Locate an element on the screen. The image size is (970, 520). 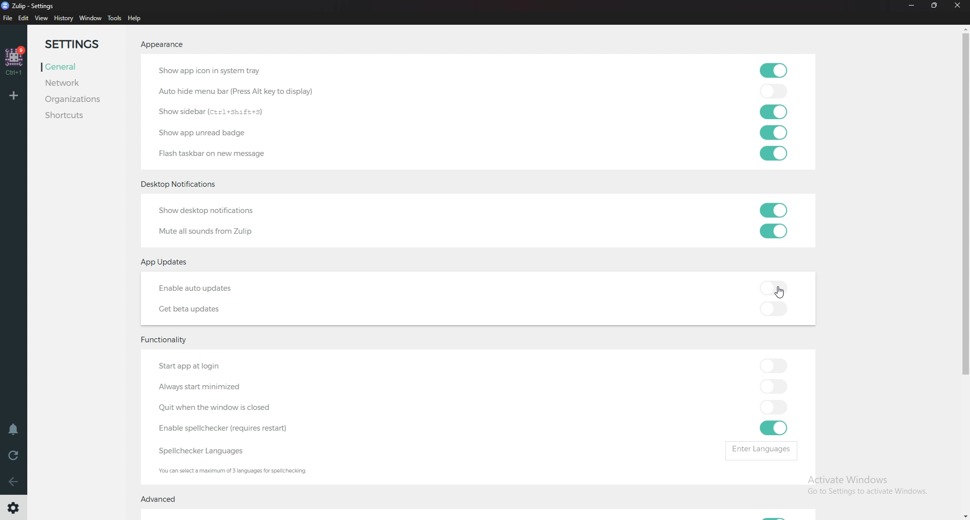
flashtaskbar is located at coordinates (221, 153).